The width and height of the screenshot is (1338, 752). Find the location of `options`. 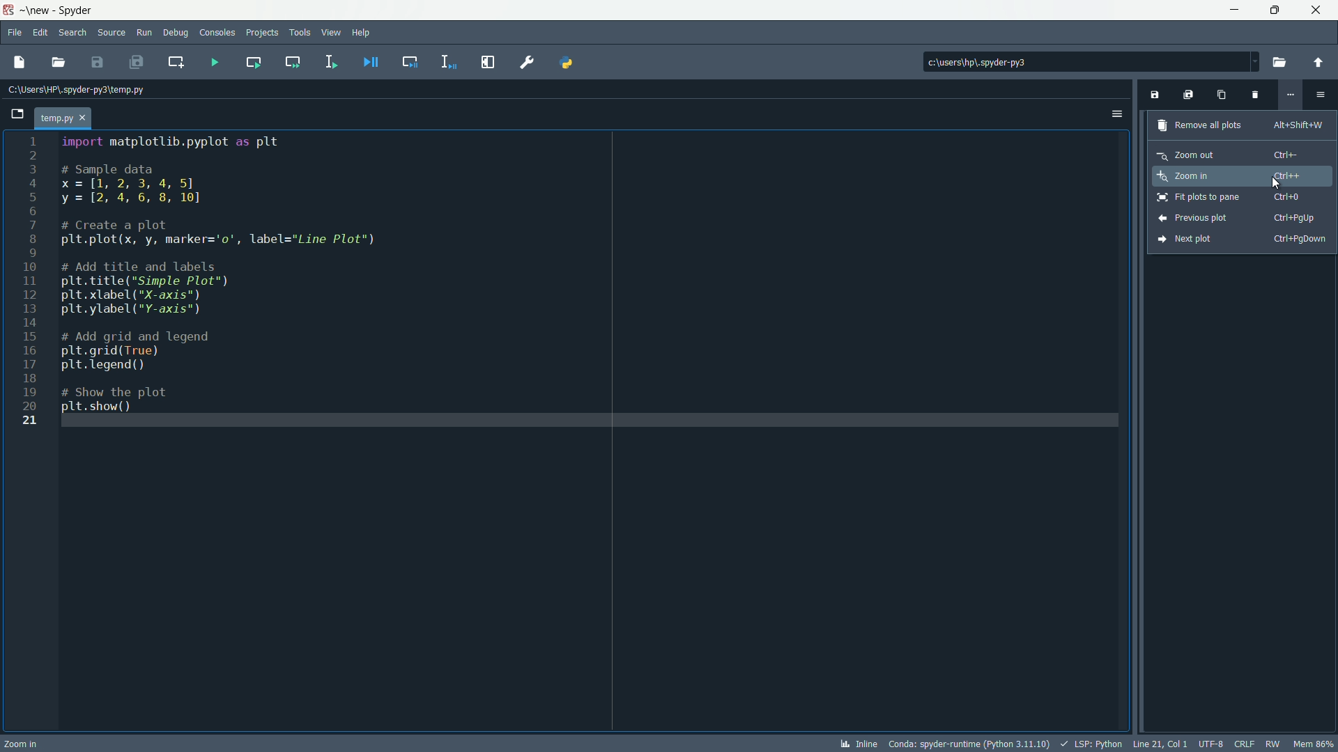

options is located at coordinates (1117, 113).